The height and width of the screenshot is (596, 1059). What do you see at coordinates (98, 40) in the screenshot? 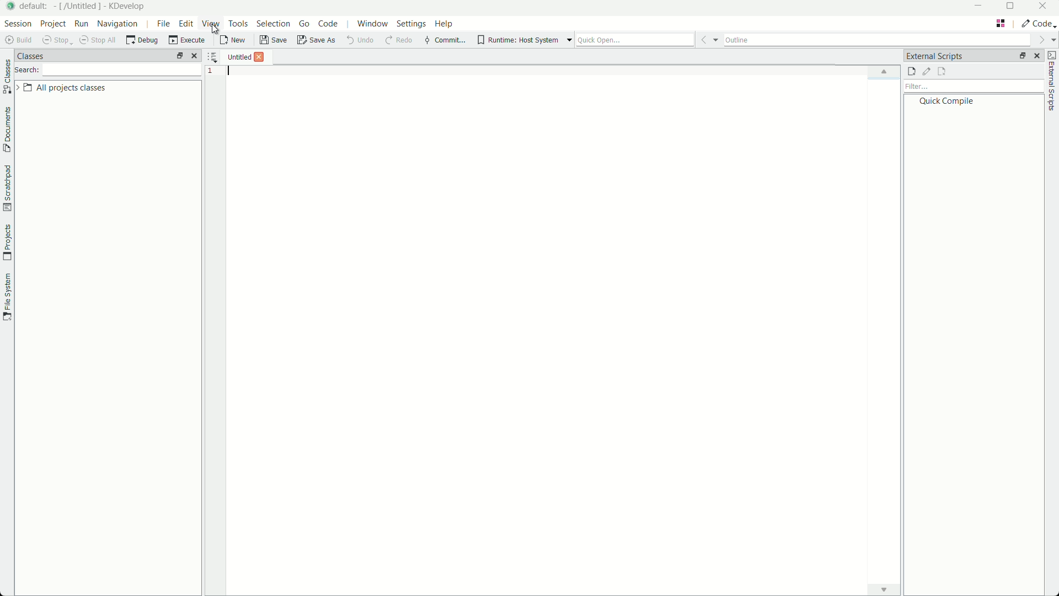
I see `shop all` at bounding box center [98, 40].